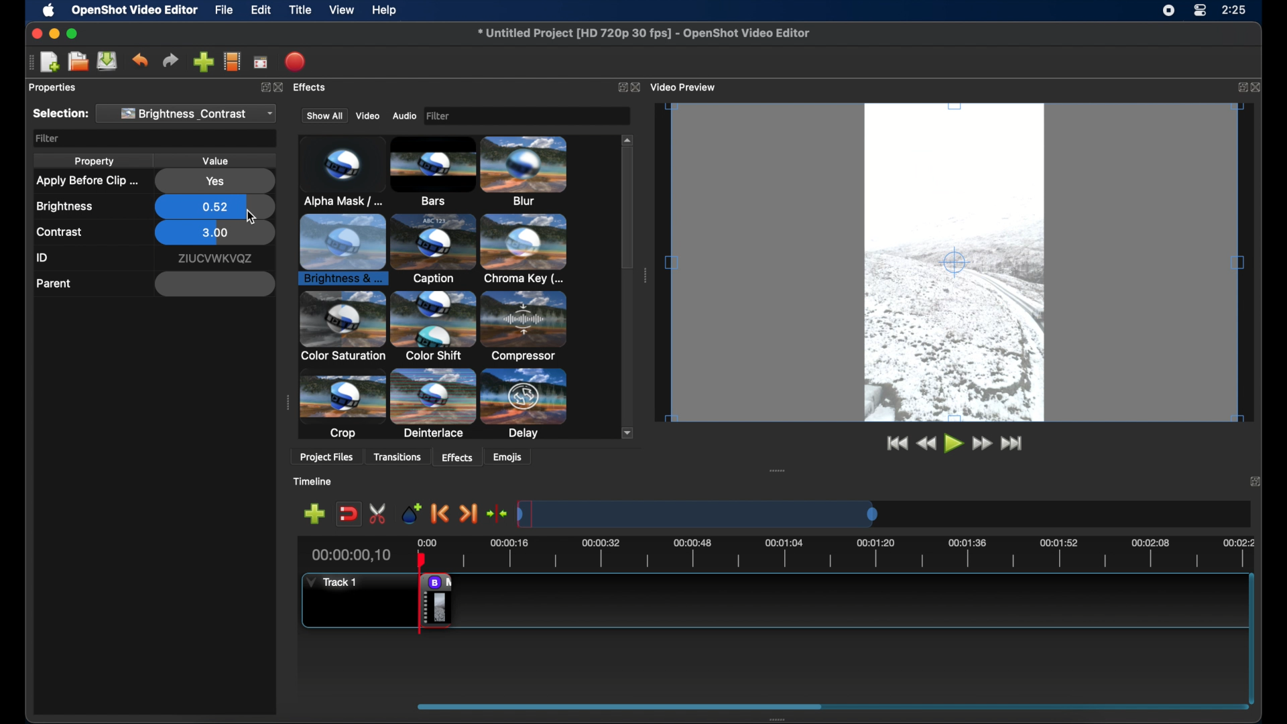 The image size is (1287, 724). I want to click on value, so click(217, 160).